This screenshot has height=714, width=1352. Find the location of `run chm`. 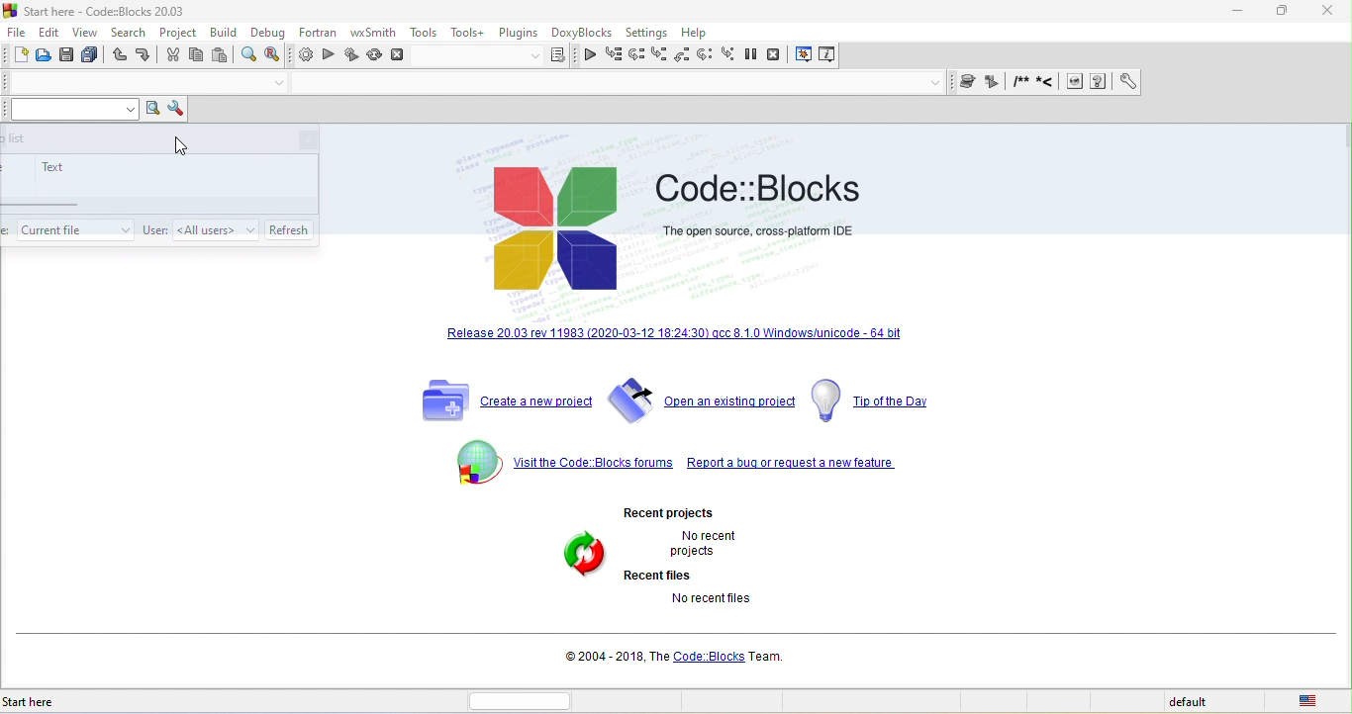

run chm is located at coordinates (1101, 82).